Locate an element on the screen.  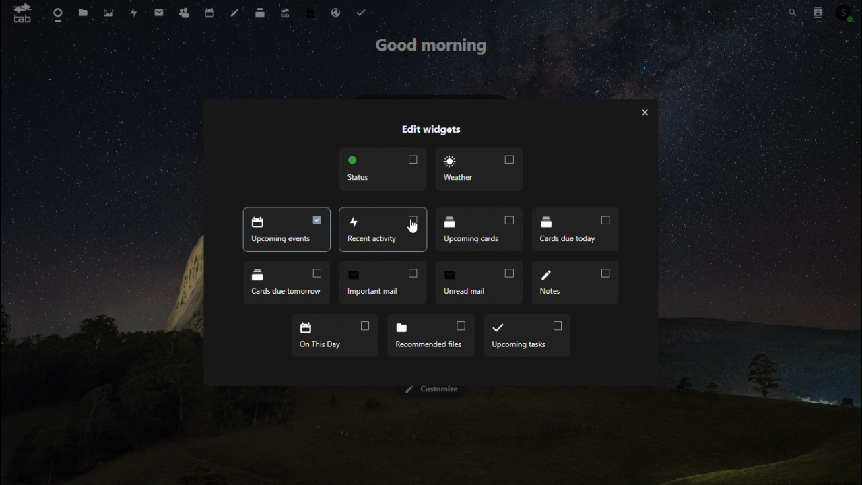
Files is located at coordinates (81, 13).